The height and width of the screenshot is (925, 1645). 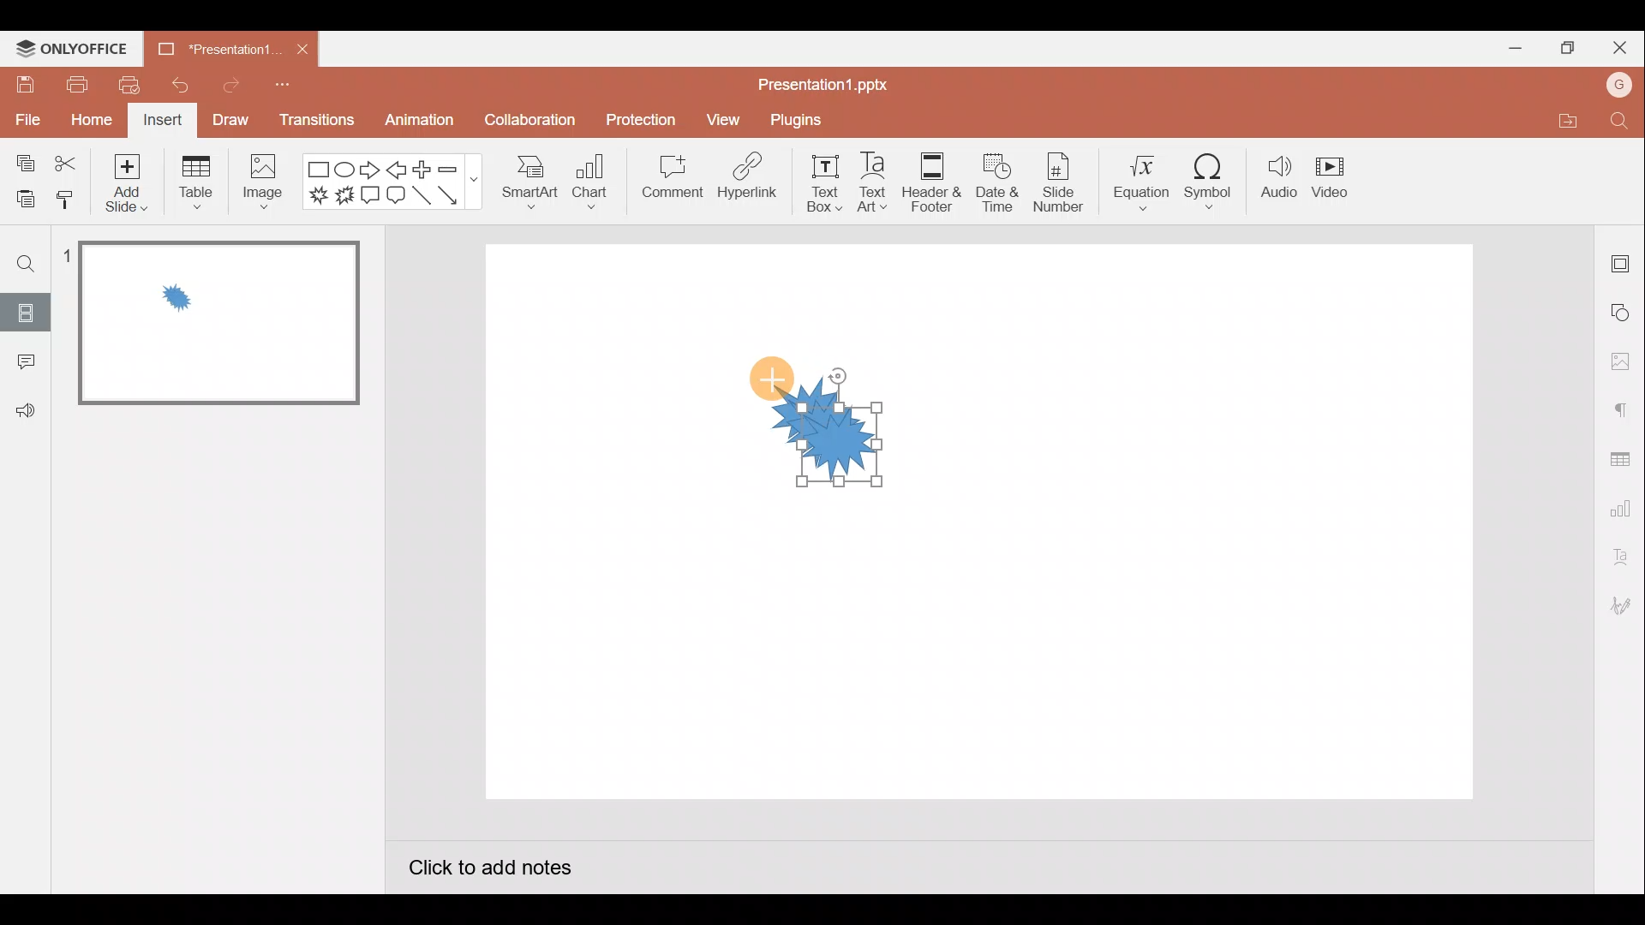 I want to click on ONLYOFFICE, so click(x=72, y=48).